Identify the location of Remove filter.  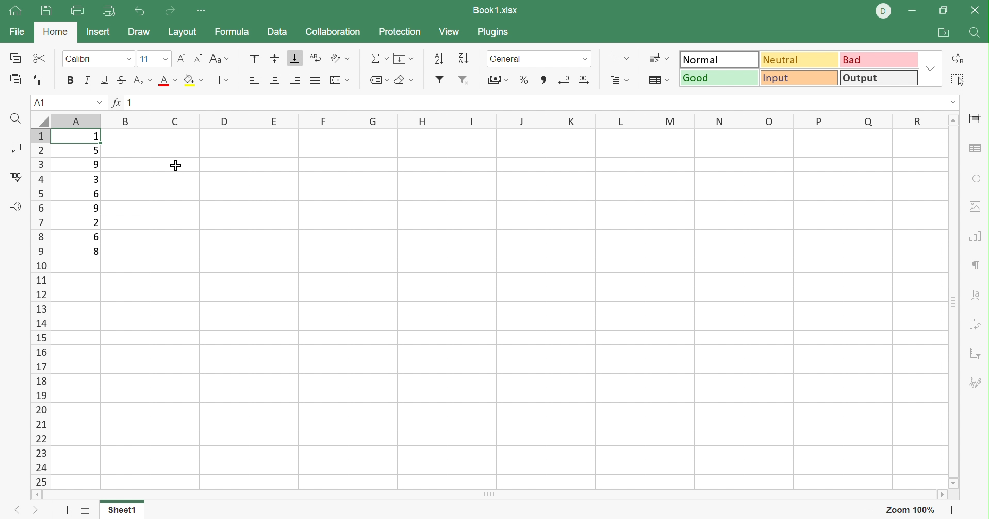
(464, 81).